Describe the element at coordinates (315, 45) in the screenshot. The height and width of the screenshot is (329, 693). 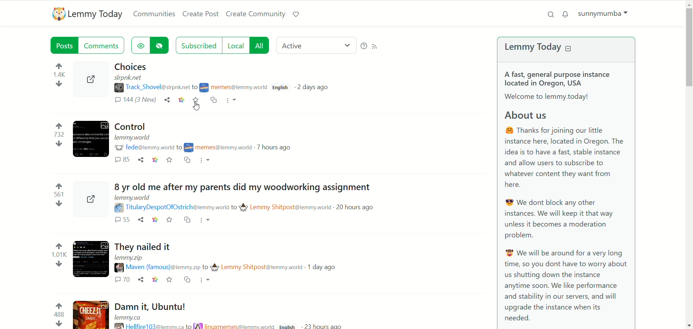
I see `active` at that location.